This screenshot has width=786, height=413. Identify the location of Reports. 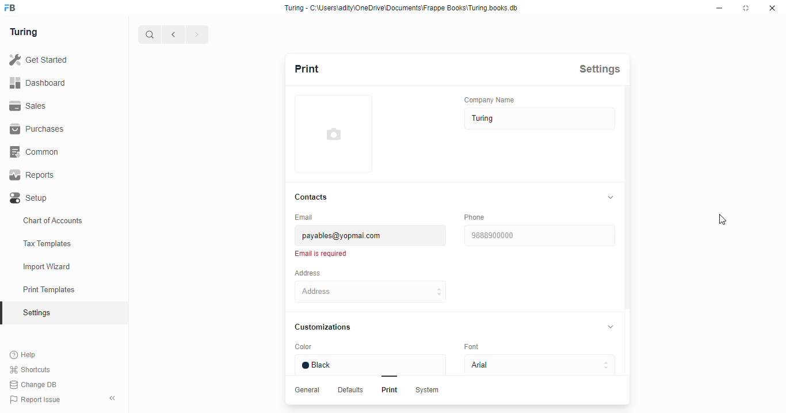
(36, 175).